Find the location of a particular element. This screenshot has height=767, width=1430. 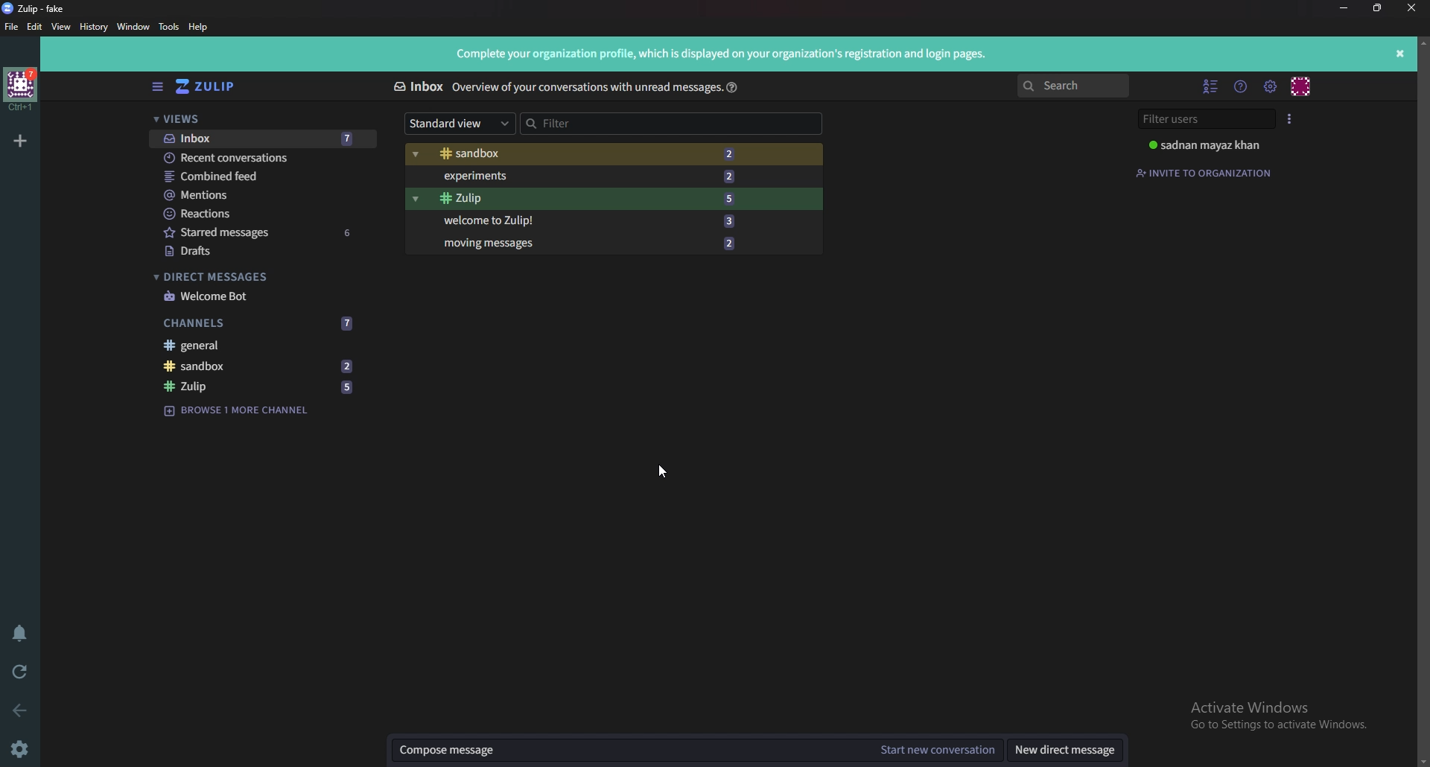

Complete your organization profile, which is displayed on your organization's registration and login pages. is located at coordinates (731, 51).